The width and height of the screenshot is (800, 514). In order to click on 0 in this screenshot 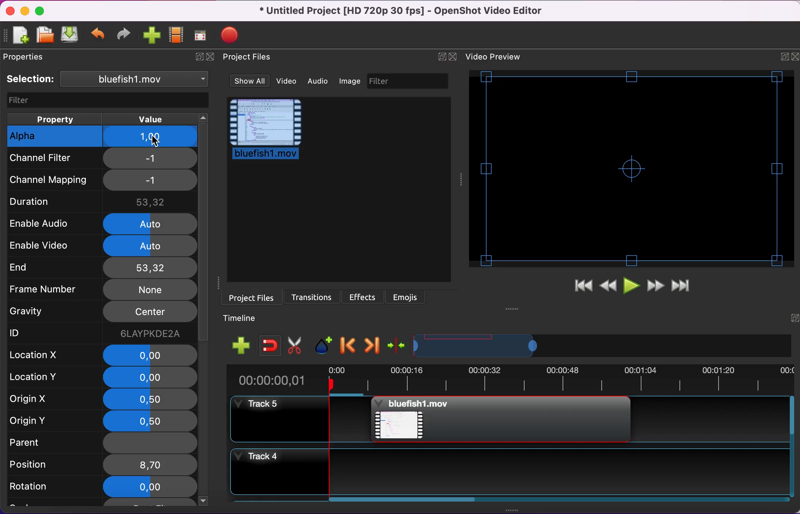, I will do `click(151, 377)`.